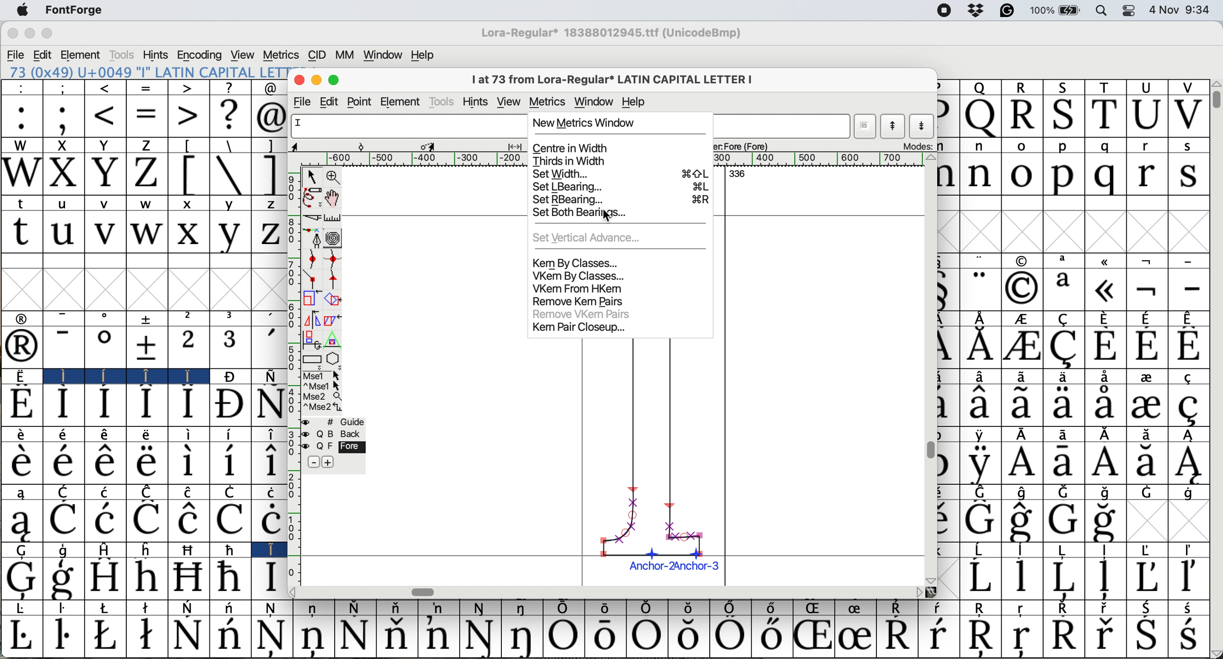 This screenshot has width=1223, height=659. What do you see at coordinates (1063, 636) in the screenshot?
I see `Symbol` at bounding box center [1063, 636].